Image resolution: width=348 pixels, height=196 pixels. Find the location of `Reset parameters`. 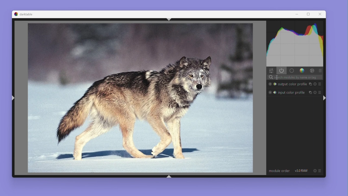

Reset parameters is located at coordinates (315, 84).